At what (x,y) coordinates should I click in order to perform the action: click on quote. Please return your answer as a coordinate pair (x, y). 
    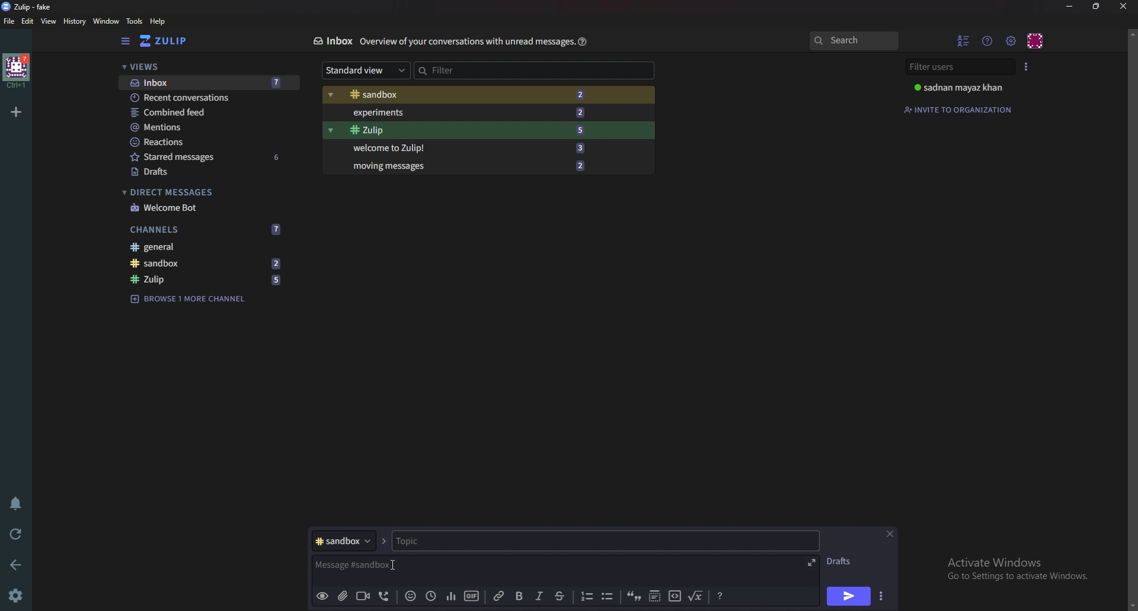
    Looking at the image, I should click on (635, 597).